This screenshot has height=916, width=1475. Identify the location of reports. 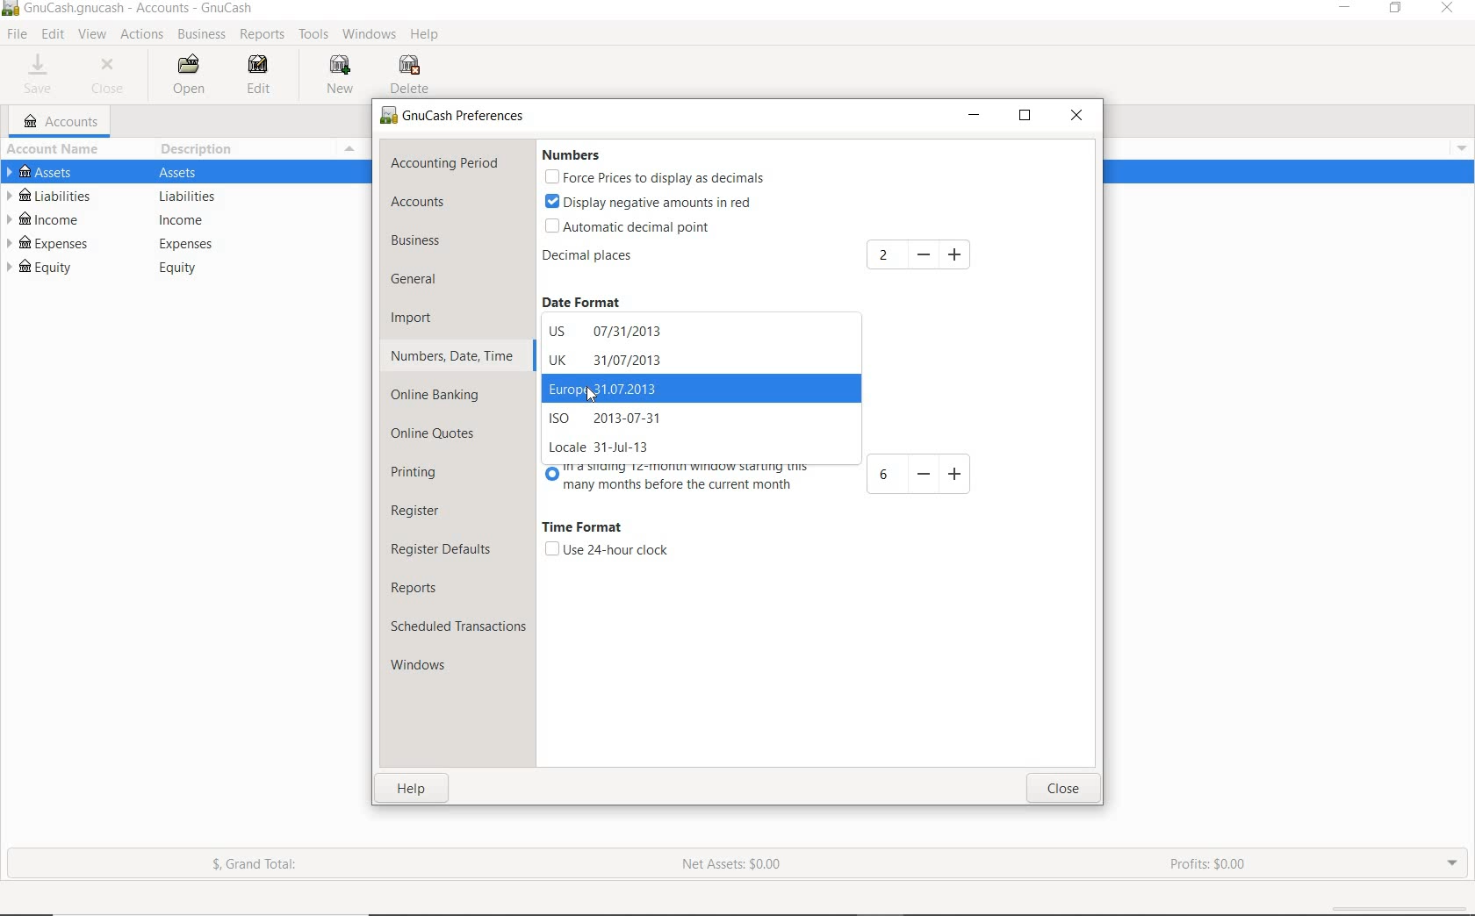
(434, 588).